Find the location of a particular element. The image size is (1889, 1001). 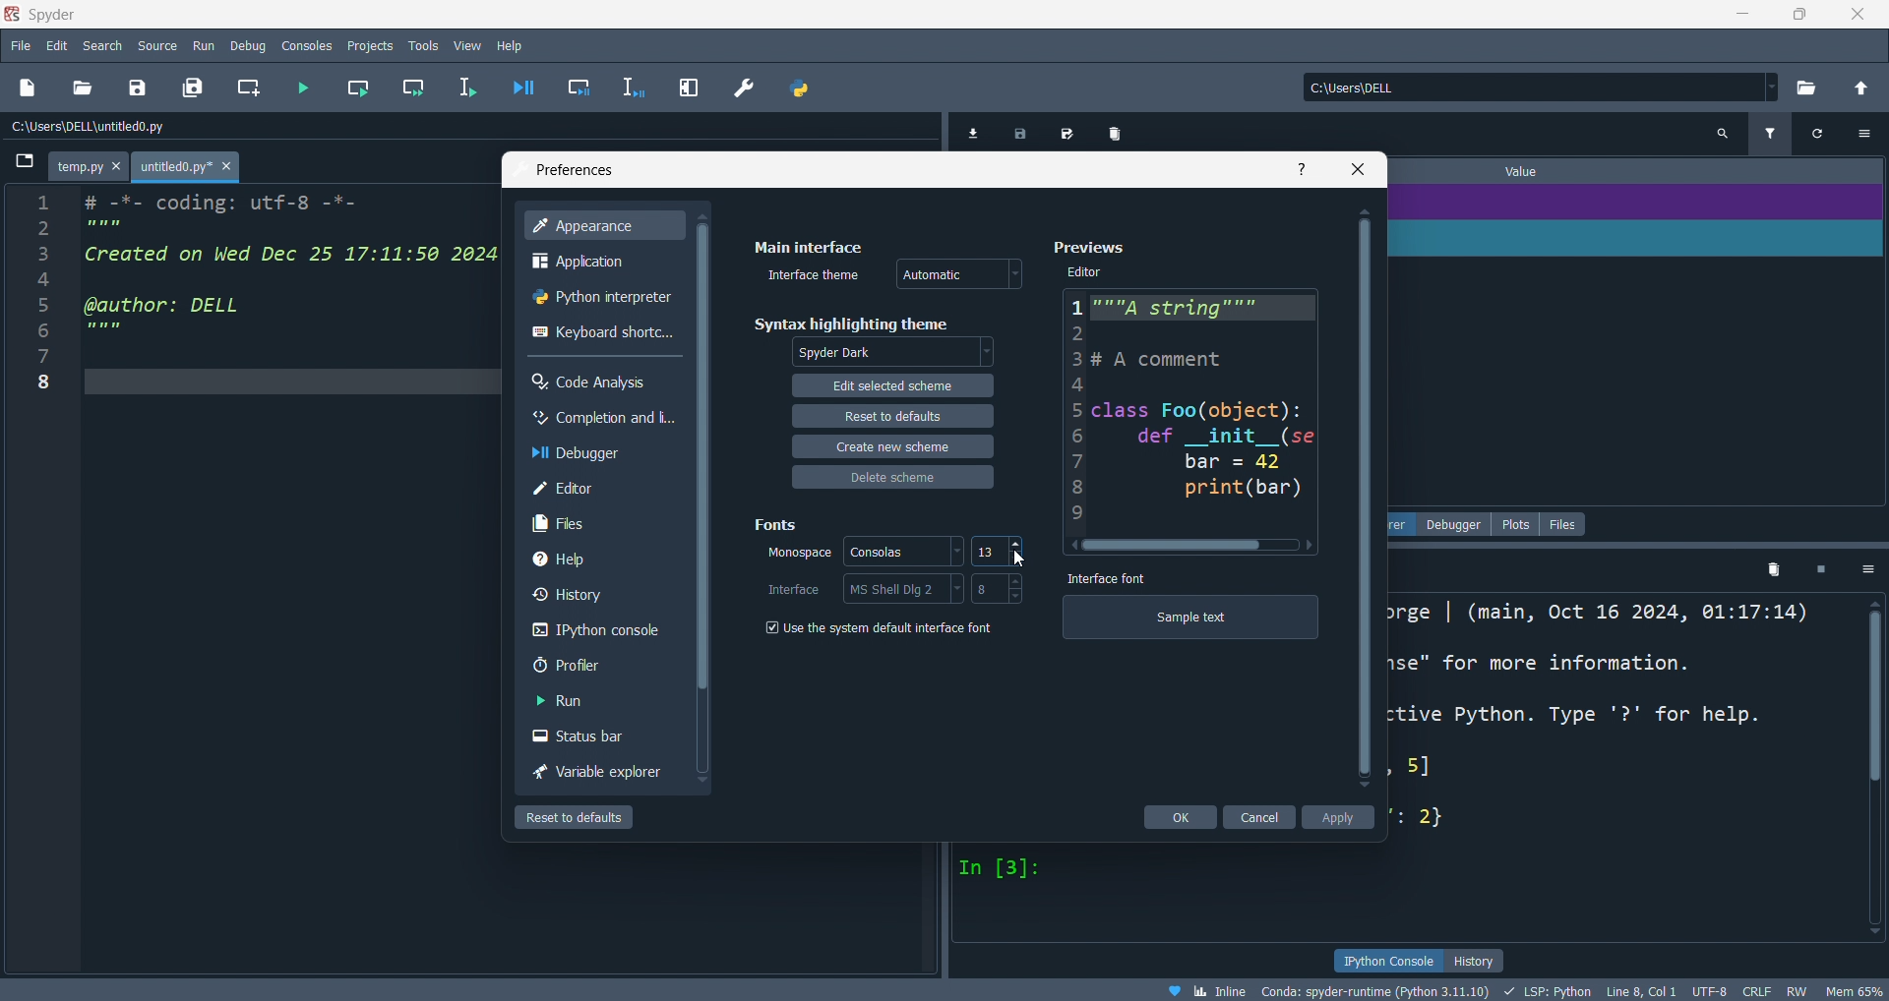

delete scheme is located at coordinates (889, 476).